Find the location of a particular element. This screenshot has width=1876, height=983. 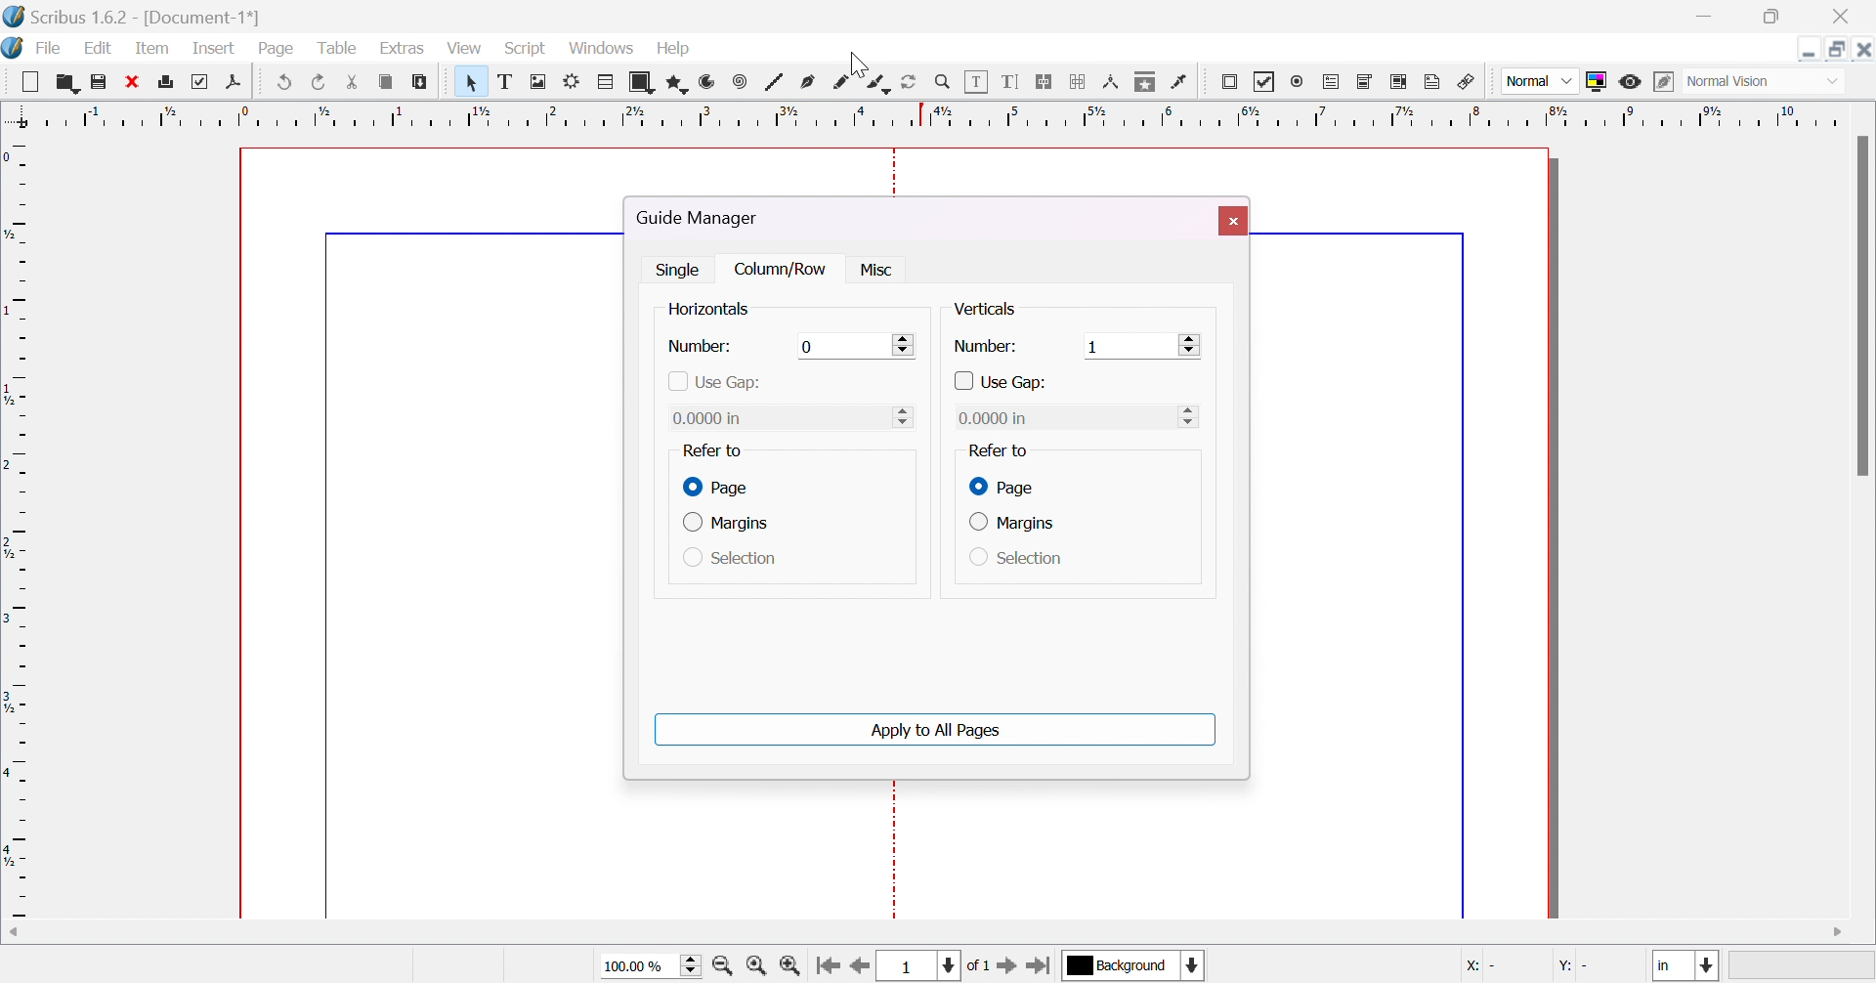

redo is located at coordinates (318, 81).